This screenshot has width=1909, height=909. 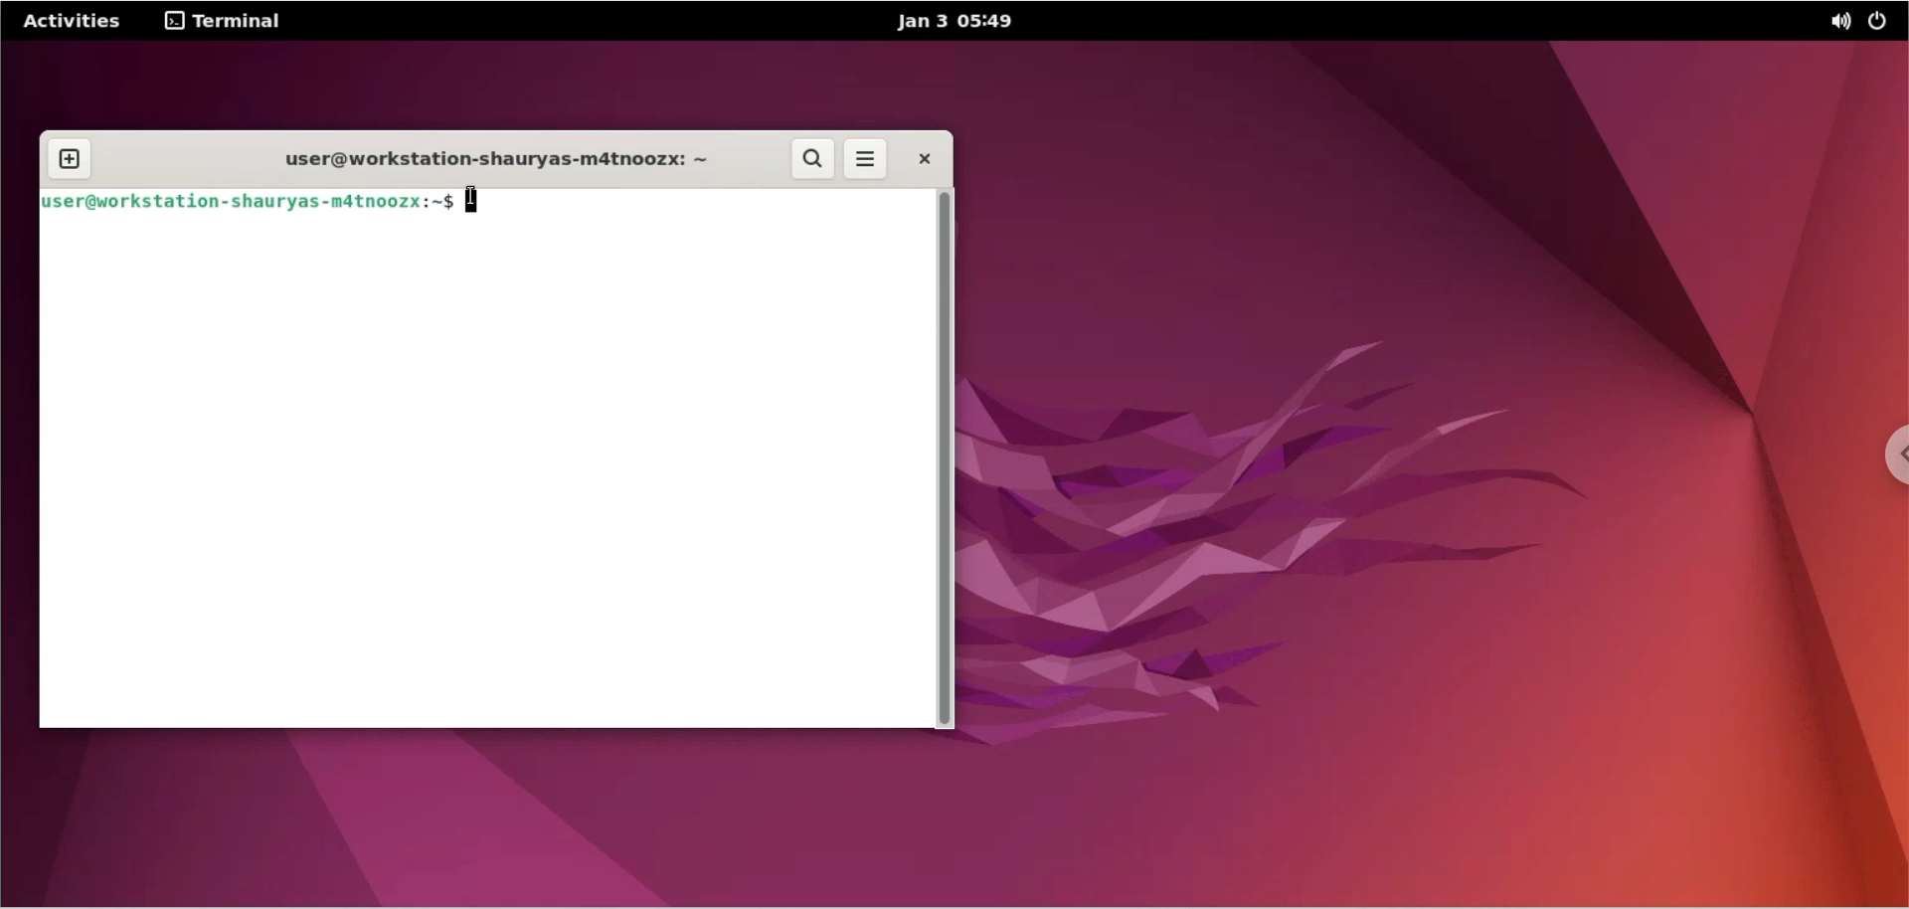 What do you see at coordinates (1882, 24) in the screenshot?
I see `power options` at bounding box center [1882, 24].